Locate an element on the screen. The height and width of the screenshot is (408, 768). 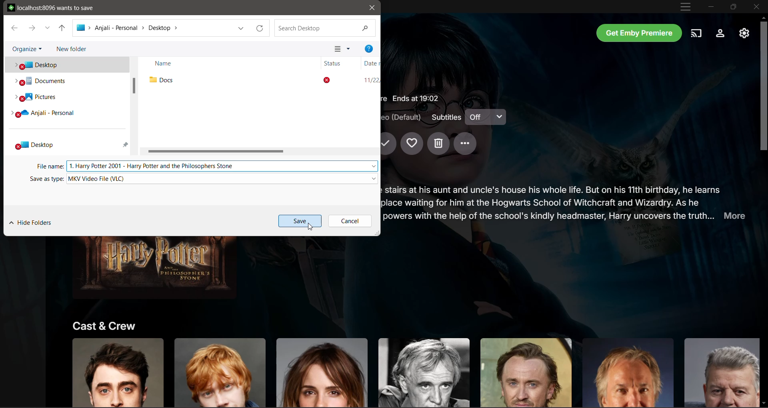
Click to know more about actor is located at coordinates (526, 372).